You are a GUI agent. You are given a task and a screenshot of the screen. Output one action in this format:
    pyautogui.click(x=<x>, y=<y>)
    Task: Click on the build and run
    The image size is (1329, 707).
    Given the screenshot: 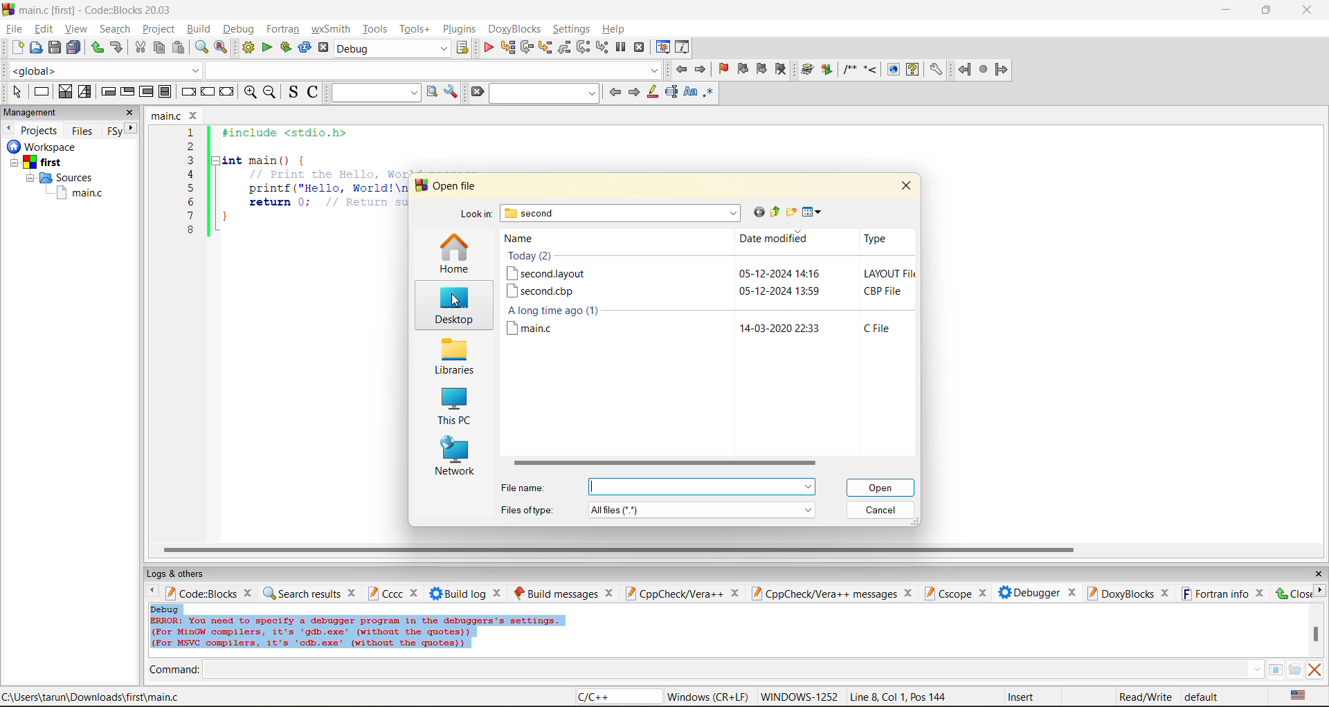 What is the action you would take?
    pyautogui.click(x=286, y=48)
    